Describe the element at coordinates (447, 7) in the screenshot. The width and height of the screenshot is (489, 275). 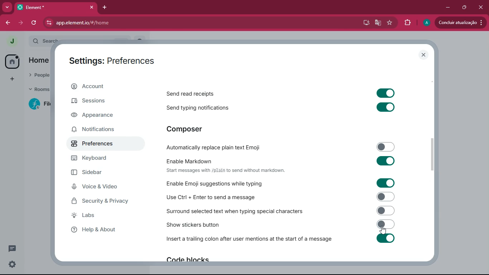
I see `minimize` at that location.